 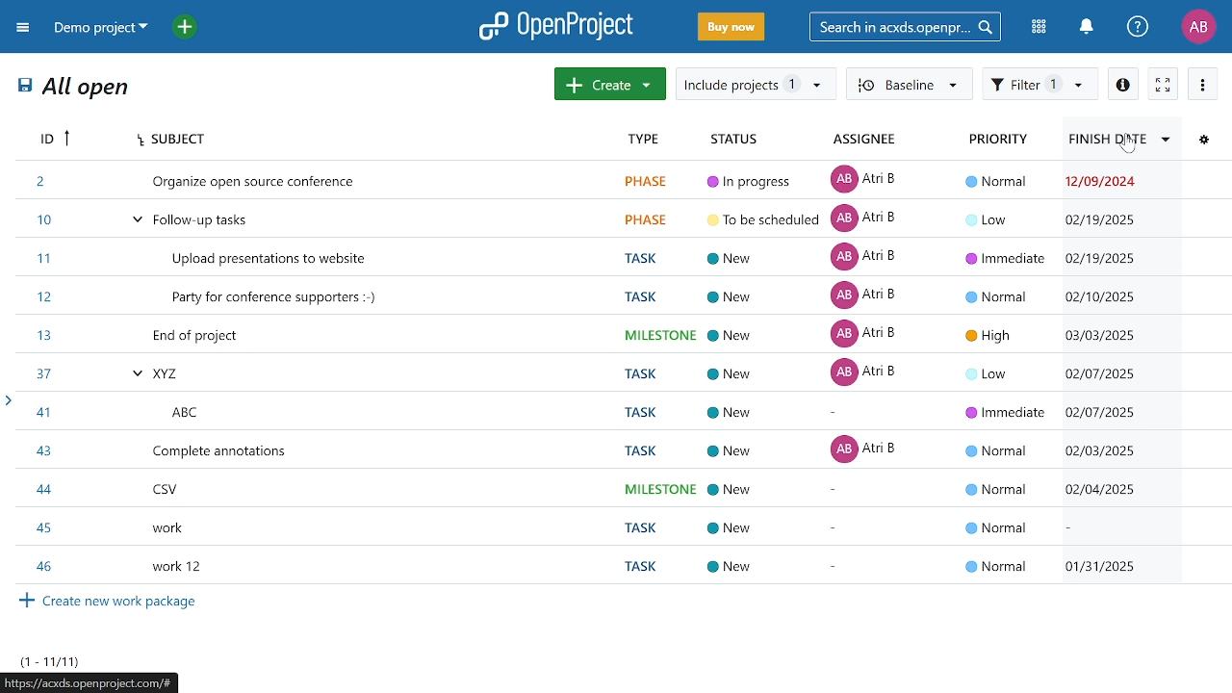 What do you see at coordinates (1040, 85) in the screenshot?
I see `filter` at bounding box center [1040, 85].